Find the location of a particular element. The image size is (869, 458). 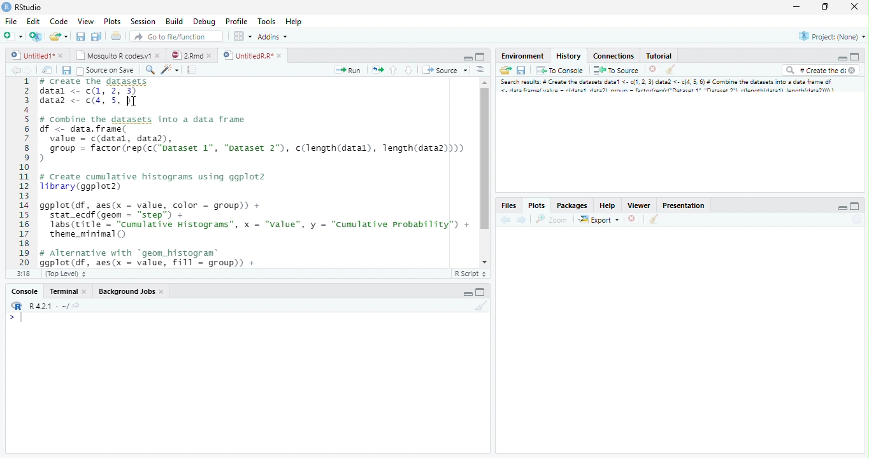

Environment is located at coordinates (522, 56).